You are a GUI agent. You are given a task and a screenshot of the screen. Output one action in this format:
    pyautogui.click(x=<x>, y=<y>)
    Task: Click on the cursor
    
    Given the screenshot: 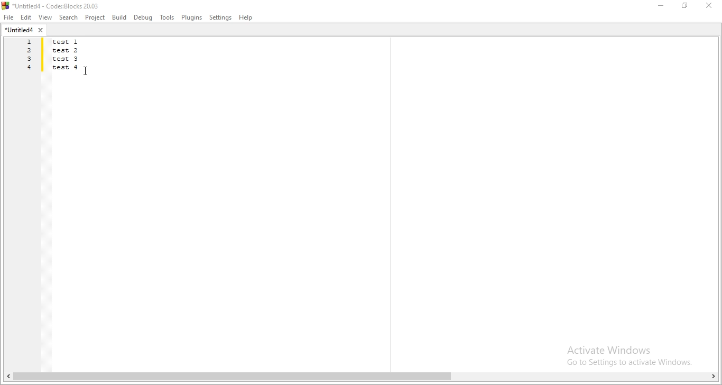 What is the action you would take?
    pyautogui.click(x=87, y=71)
    